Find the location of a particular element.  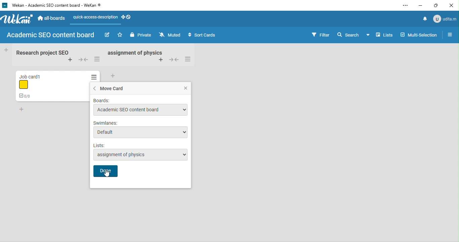

sort cards is located at coordinates (212, 35).